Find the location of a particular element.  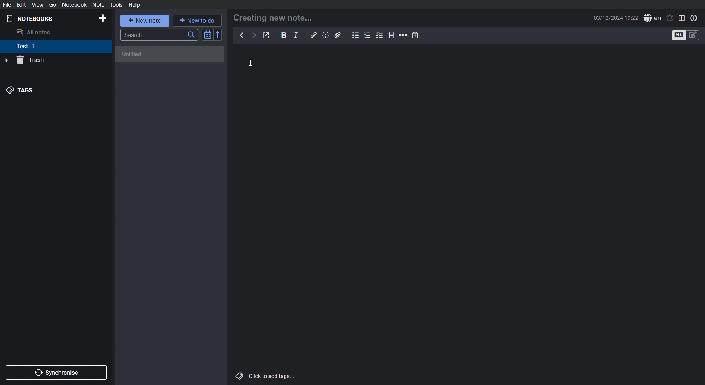

Sort is located at coordinates (212, 35).